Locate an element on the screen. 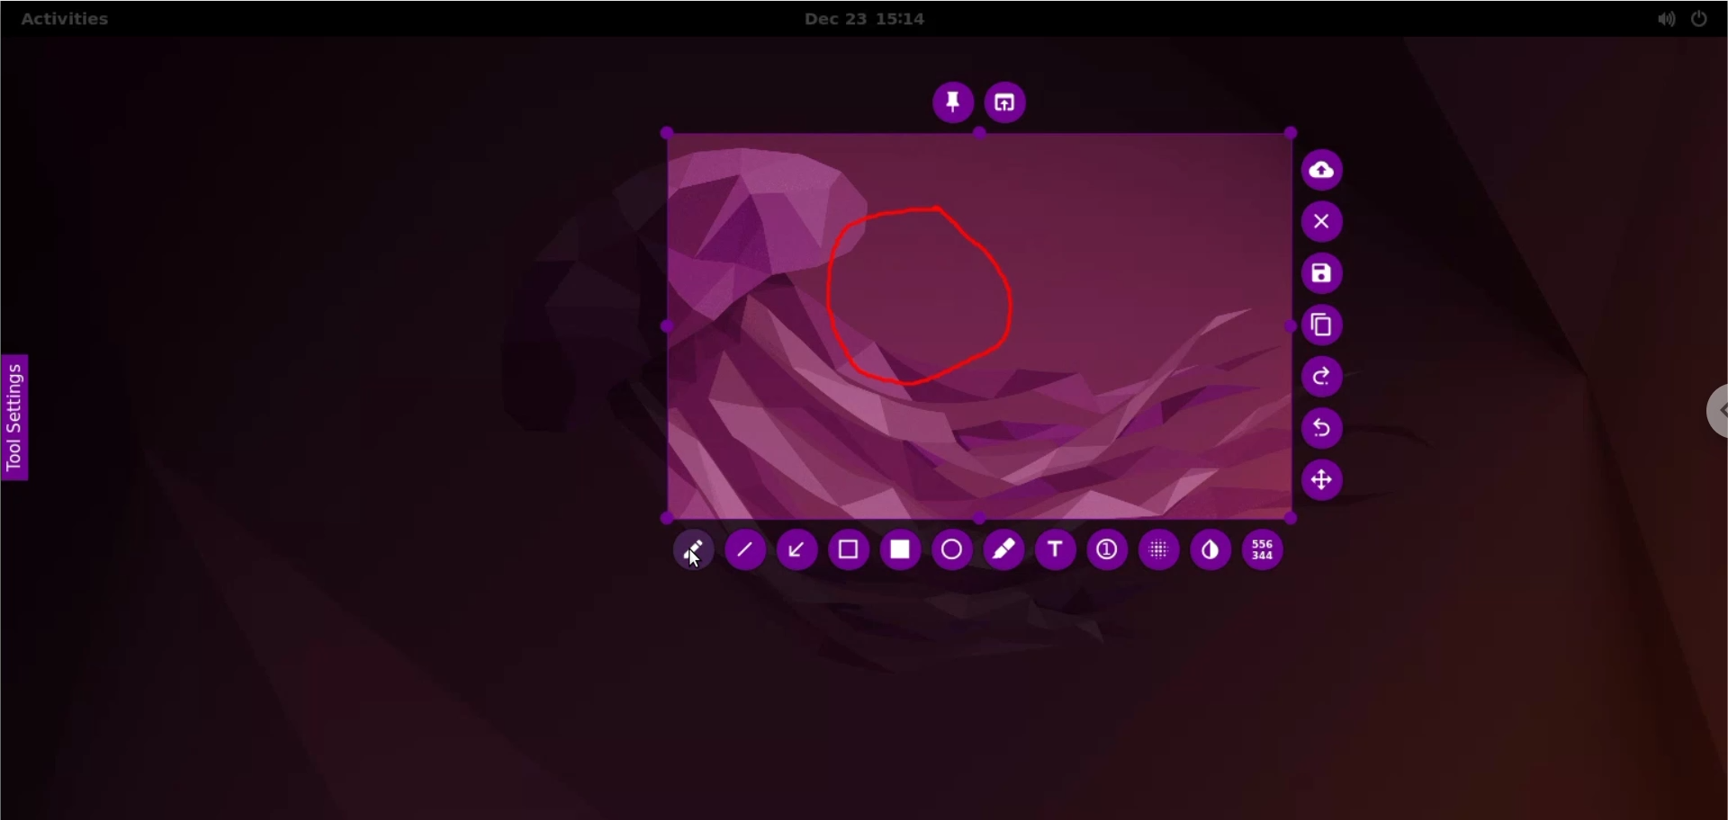 The image size is (1728, 820). move selection is located at coordinates (1326, 485).